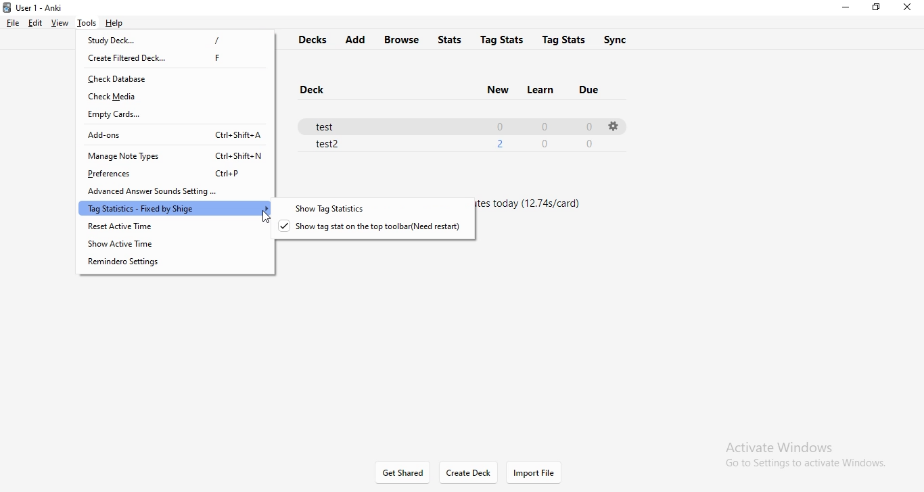  I want to click on preferences, so click(170, 173).